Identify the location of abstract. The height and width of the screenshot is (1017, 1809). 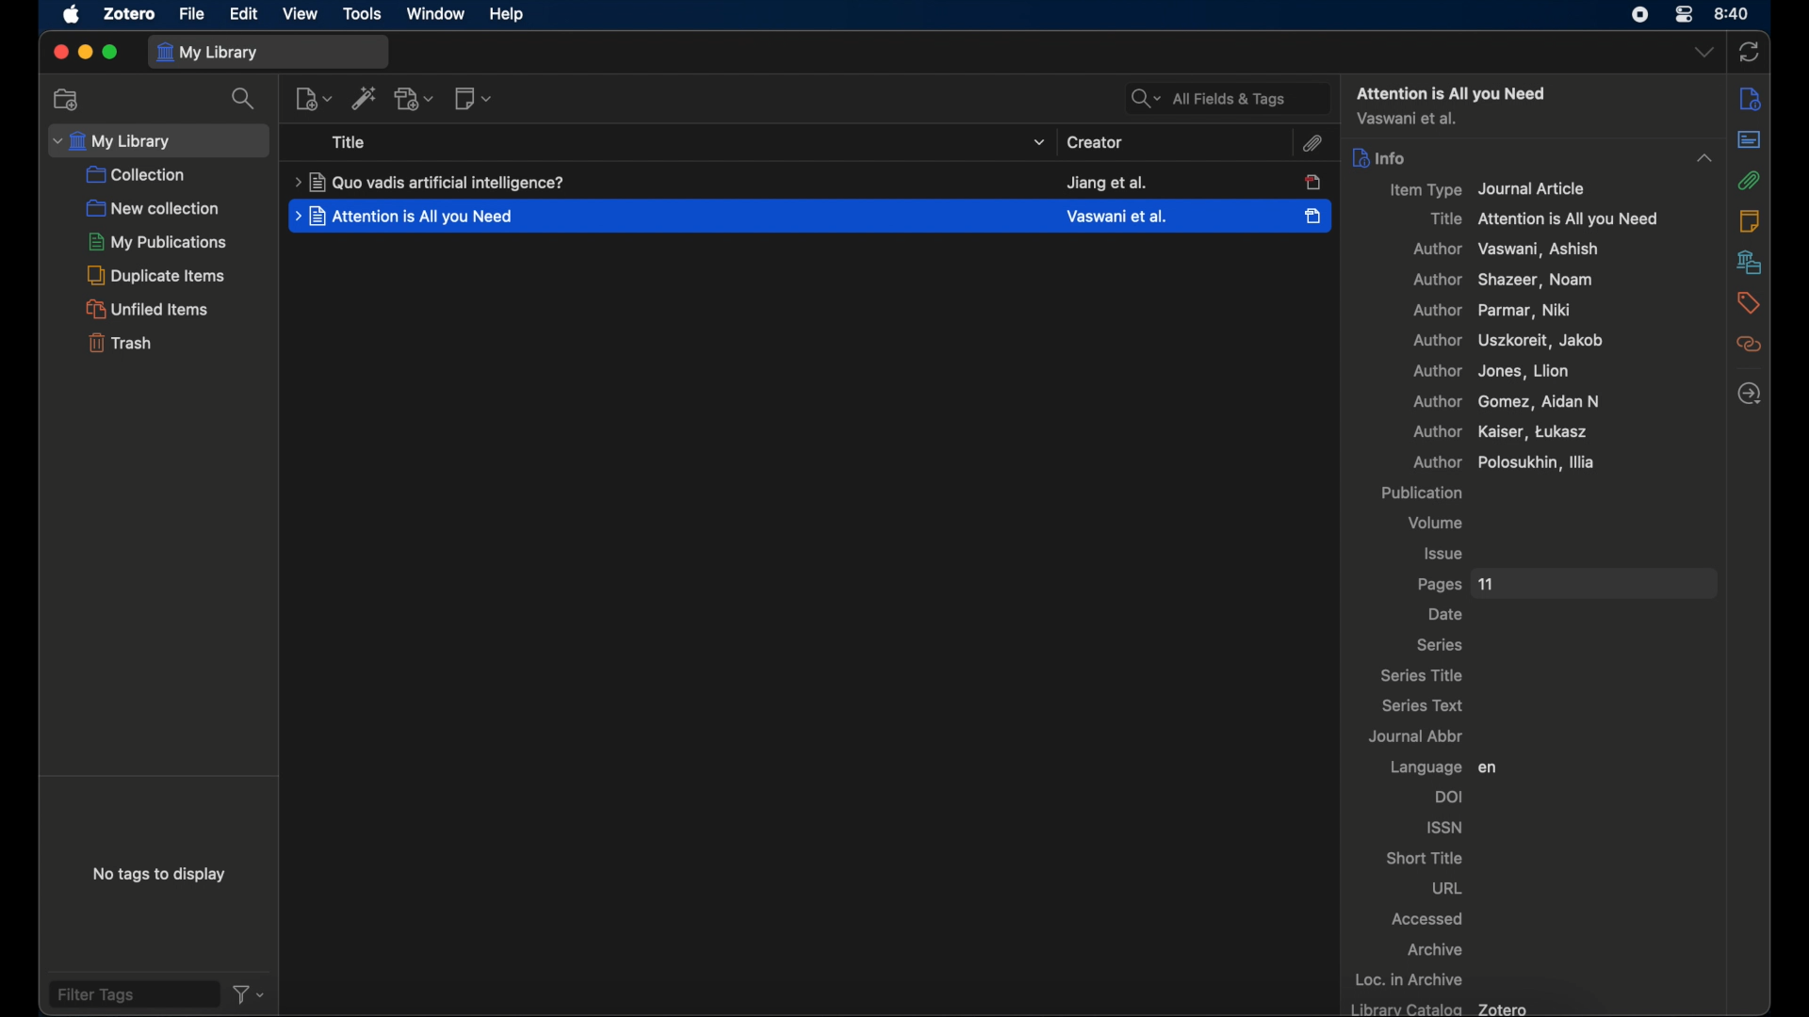
(1750, 139).